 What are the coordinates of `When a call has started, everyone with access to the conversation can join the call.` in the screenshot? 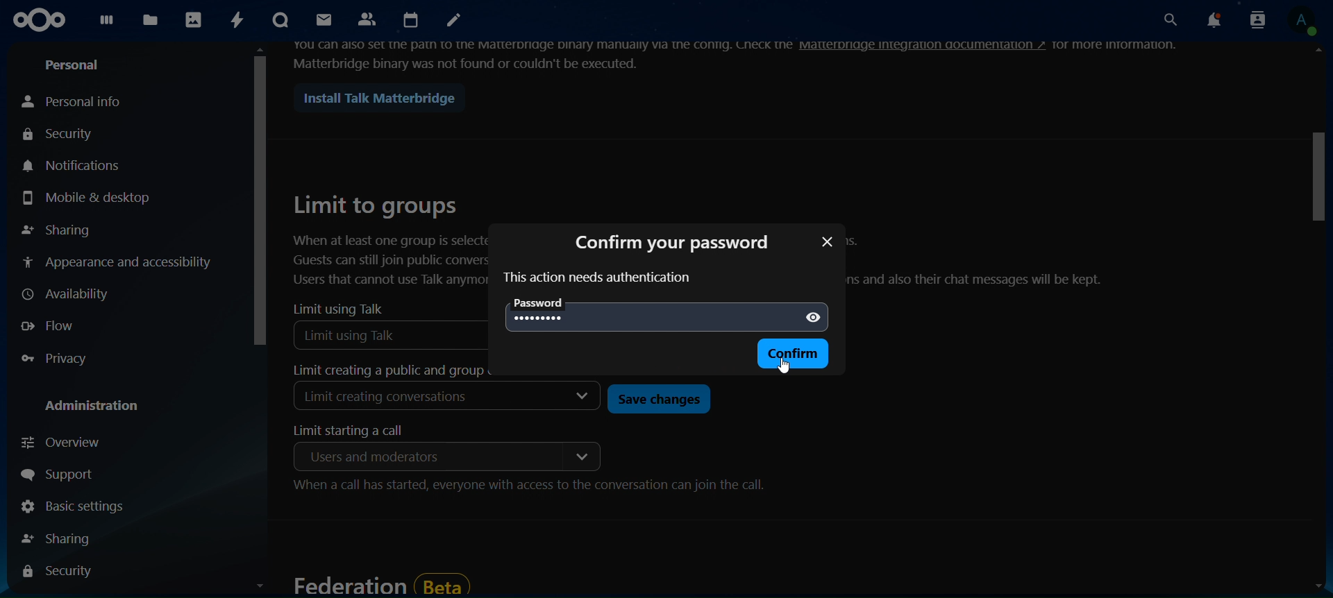 It's located at (529, 488).